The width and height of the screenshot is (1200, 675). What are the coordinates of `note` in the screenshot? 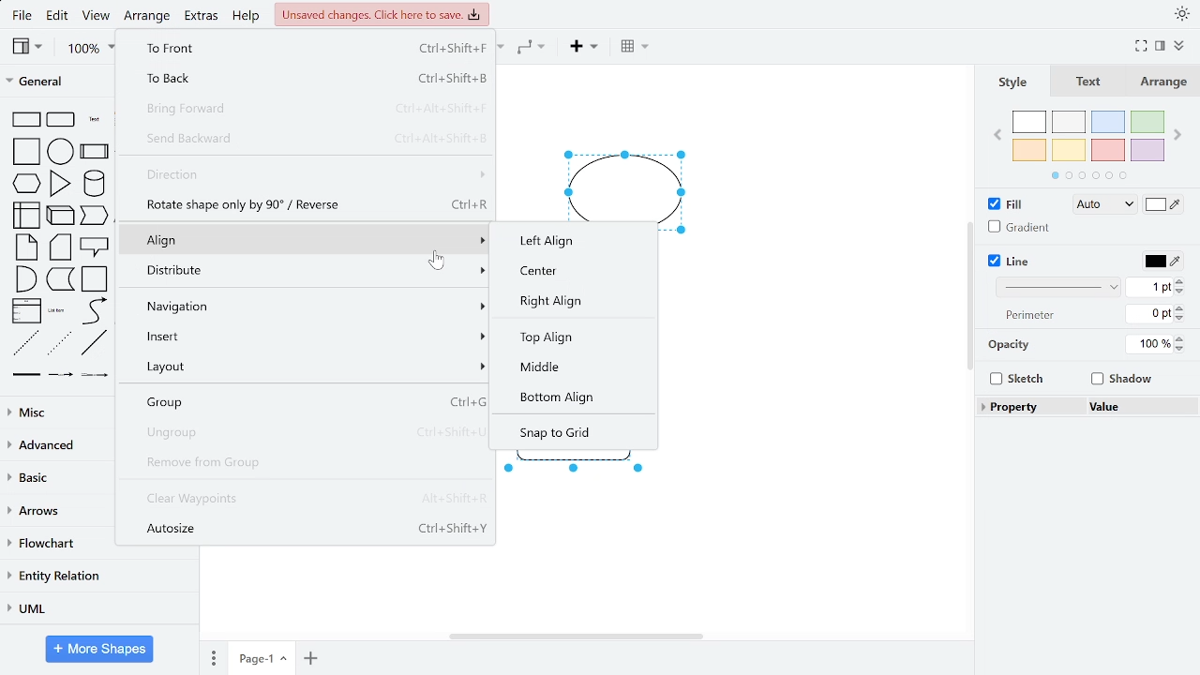 It's located at (26, 247).